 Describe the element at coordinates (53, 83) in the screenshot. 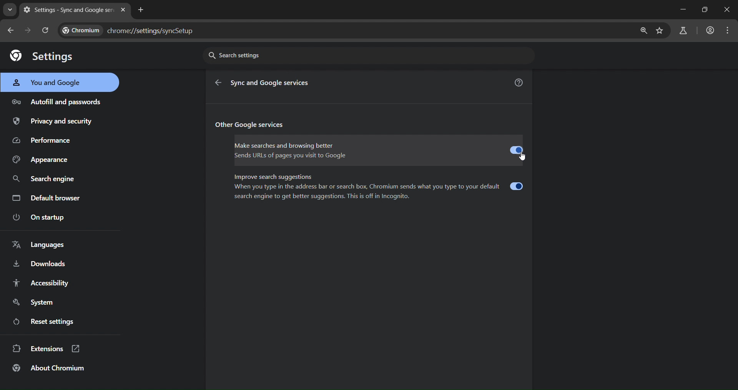

I see `you and google` at that location.